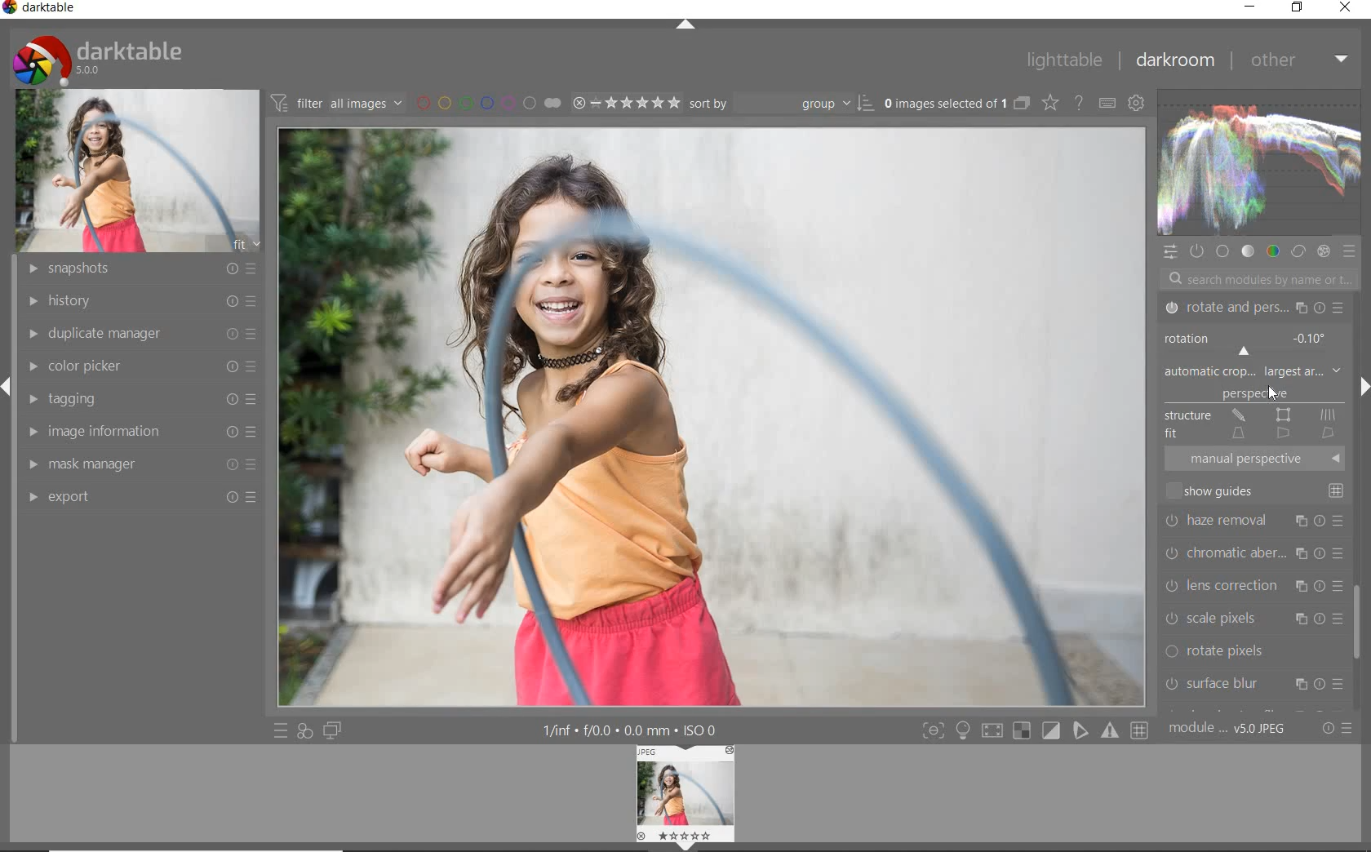 This screenshot has height=852, width=1371. Describe the element at coordinates (137, 171) in the screenshot. I see `image` at that location.